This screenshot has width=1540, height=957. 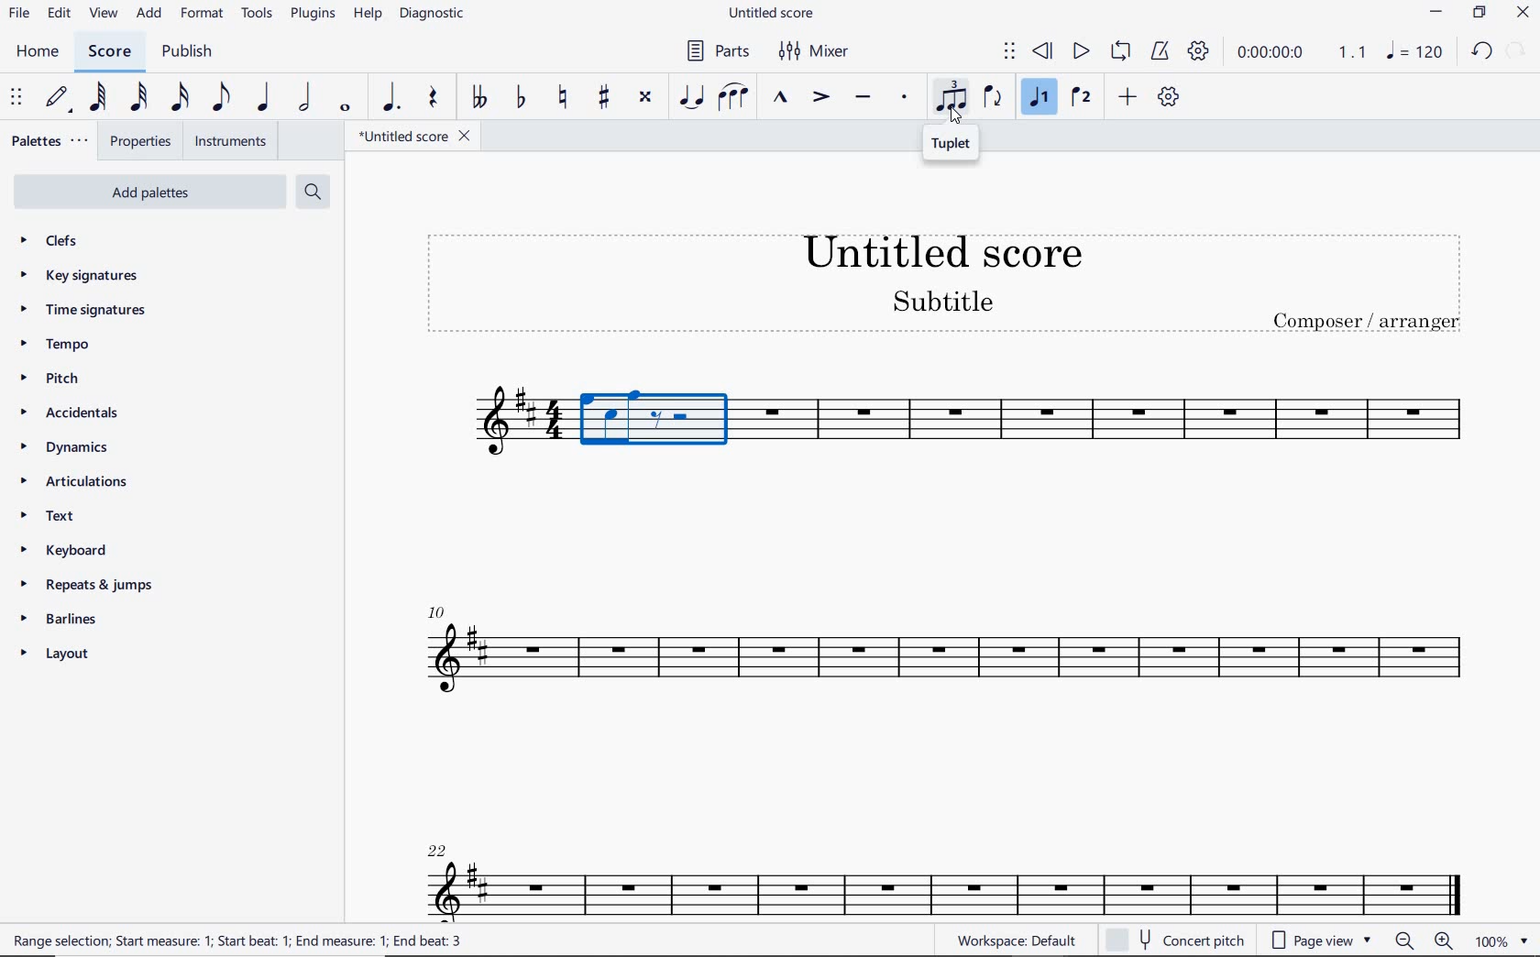 What do you see at coordinates (180, 97) in the screenshot?
I see `16TH NOTE` at bounding box center [180, 97].